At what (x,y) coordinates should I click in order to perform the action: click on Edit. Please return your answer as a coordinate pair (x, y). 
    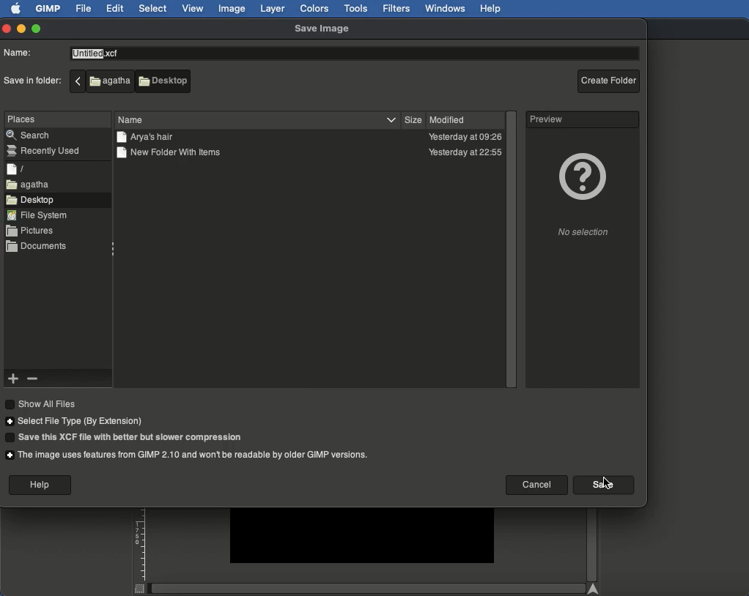
    Looking at the image, I should click on (116, 8).